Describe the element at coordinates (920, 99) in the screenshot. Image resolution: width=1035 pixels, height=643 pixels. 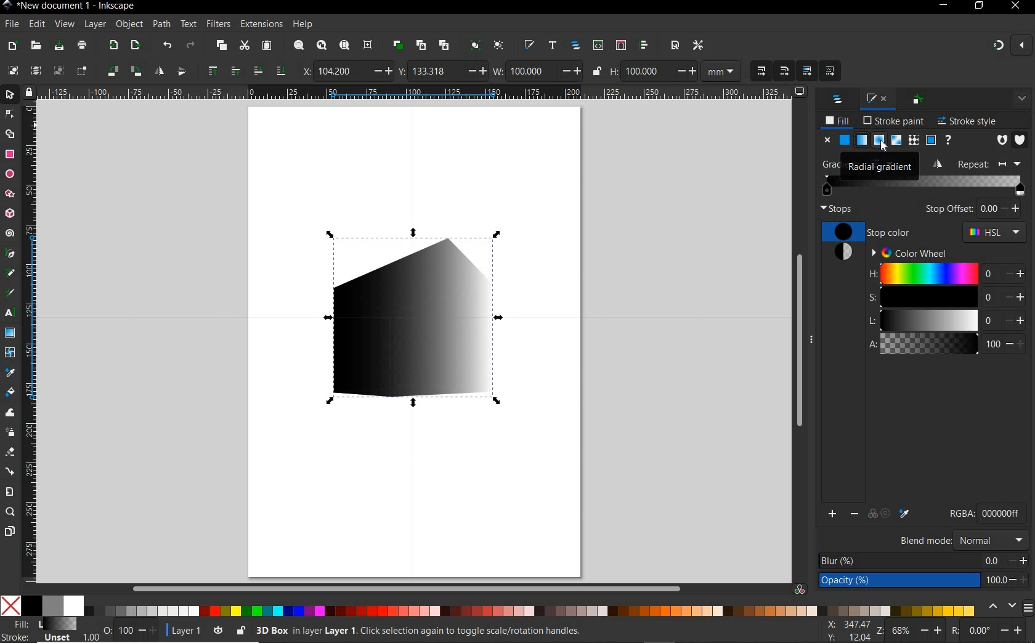
I see `OBJECT PROPERTIES` at that location.